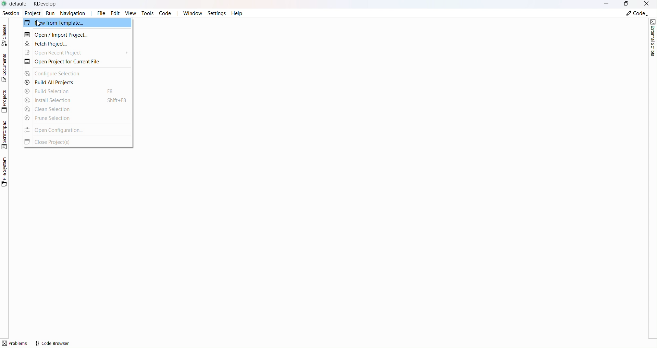  What do you see at coordinates (51, 13) in the screenshot?
I see `Run` at bounding box center [51, 13].